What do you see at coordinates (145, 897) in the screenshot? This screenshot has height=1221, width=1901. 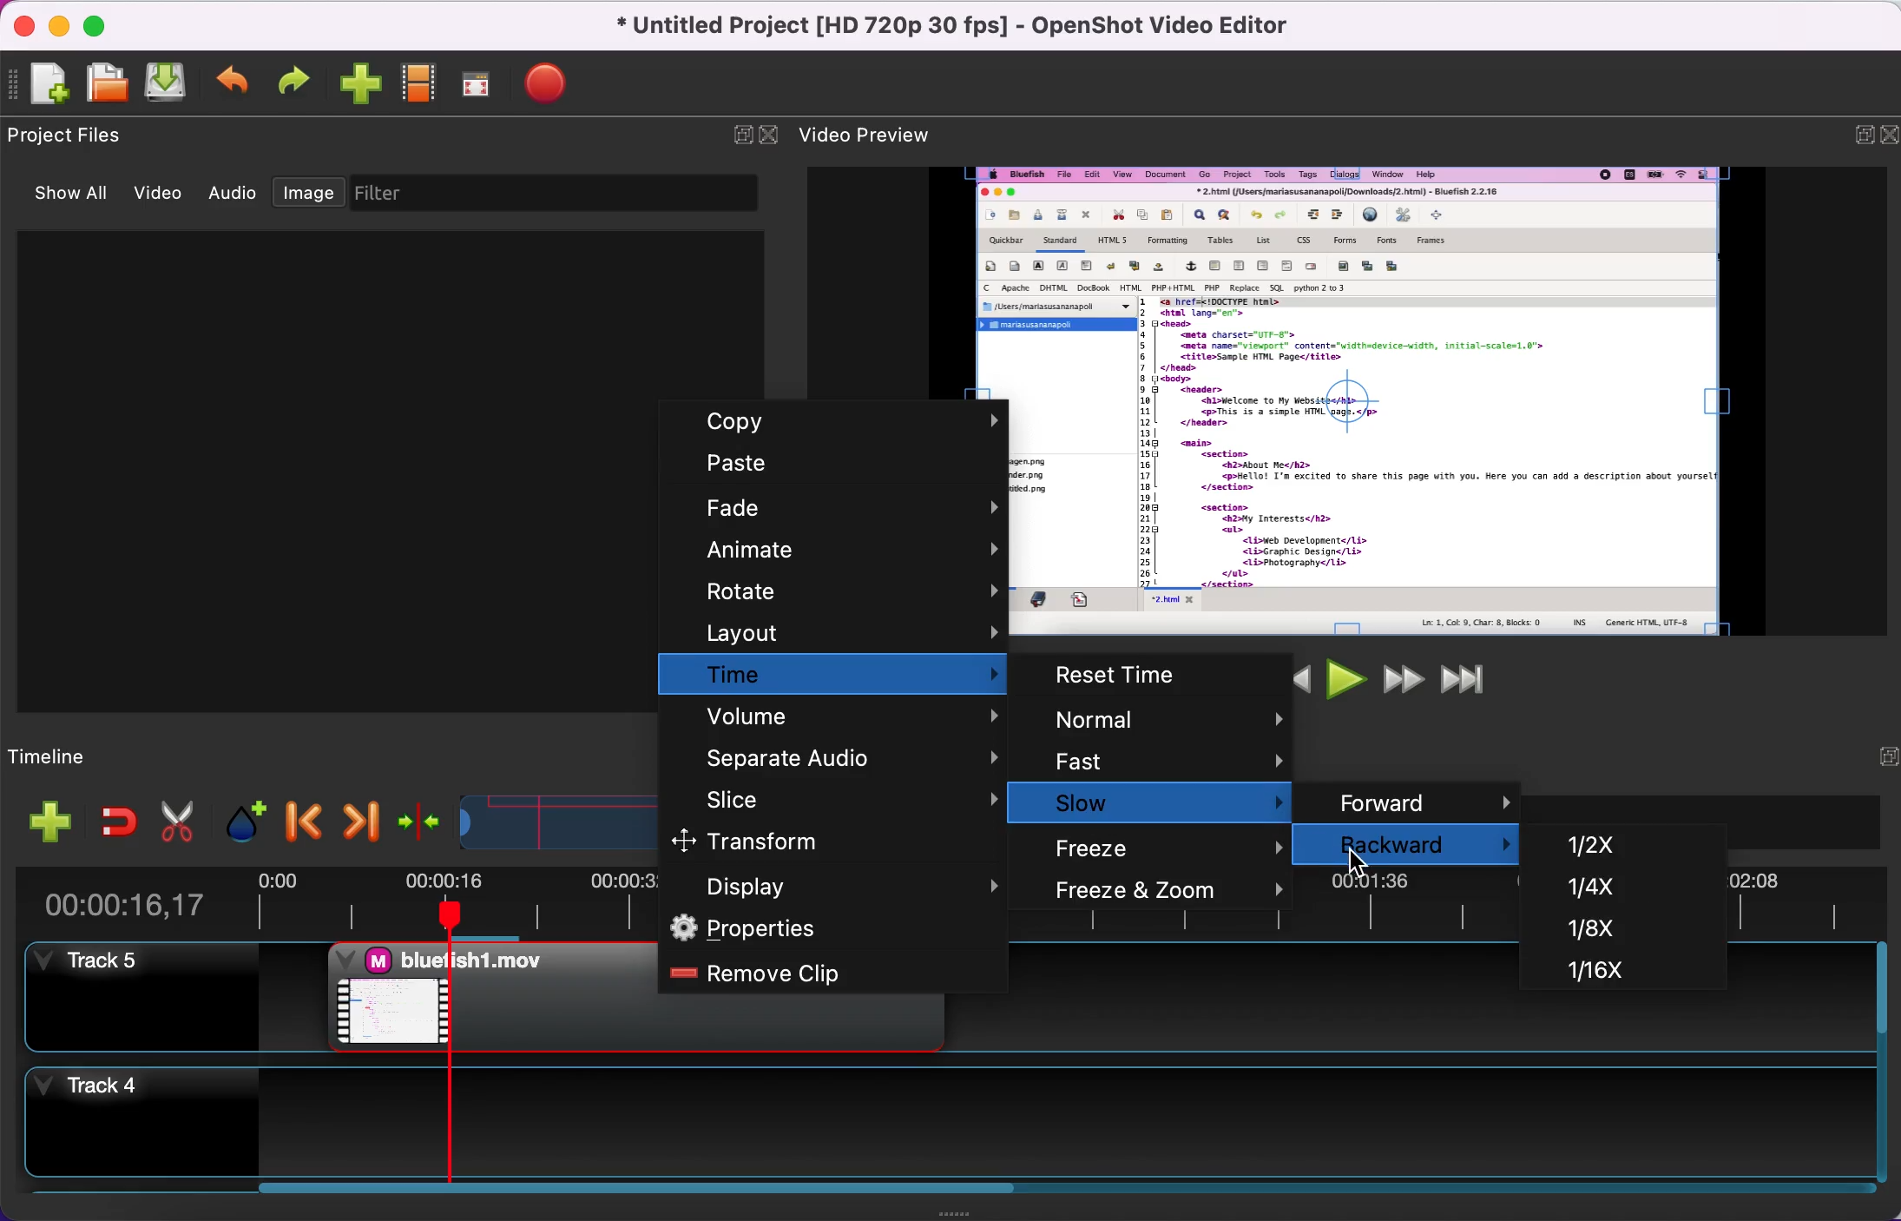 I see `time duration` at bounding box center [145, 897].